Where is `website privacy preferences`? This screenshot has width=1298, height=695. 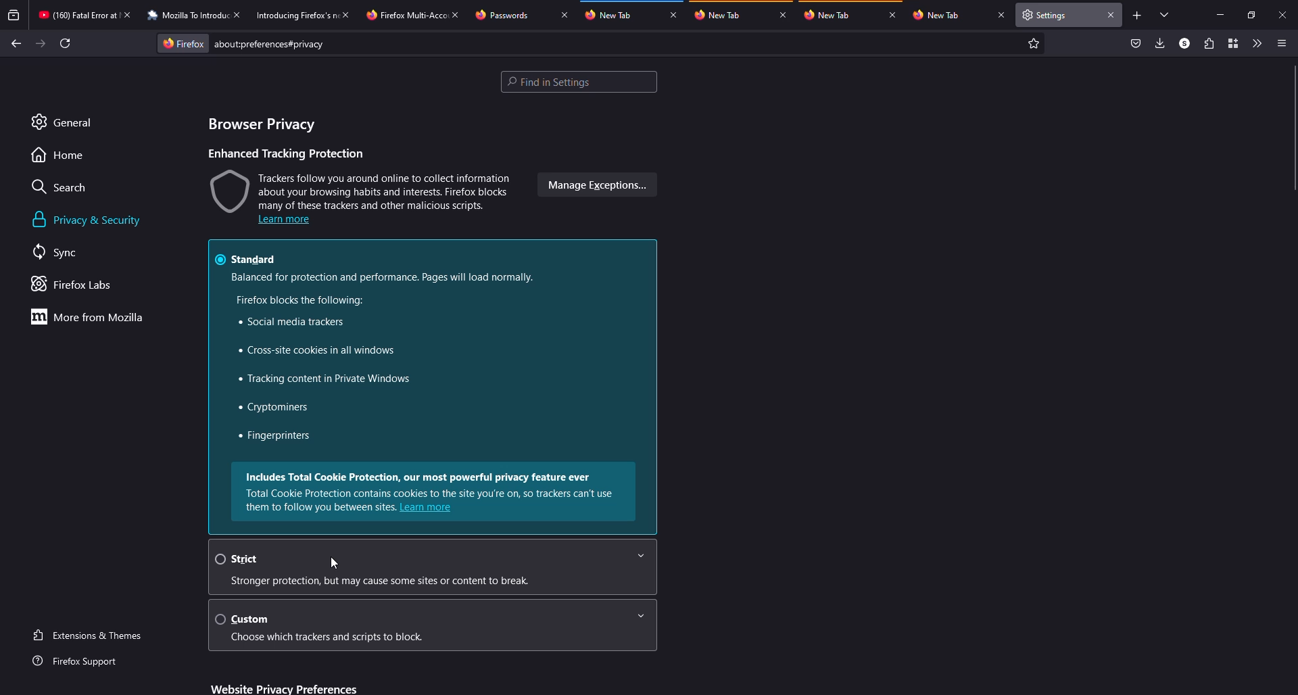
website privacy preferences is located at coordinates (284, 687).